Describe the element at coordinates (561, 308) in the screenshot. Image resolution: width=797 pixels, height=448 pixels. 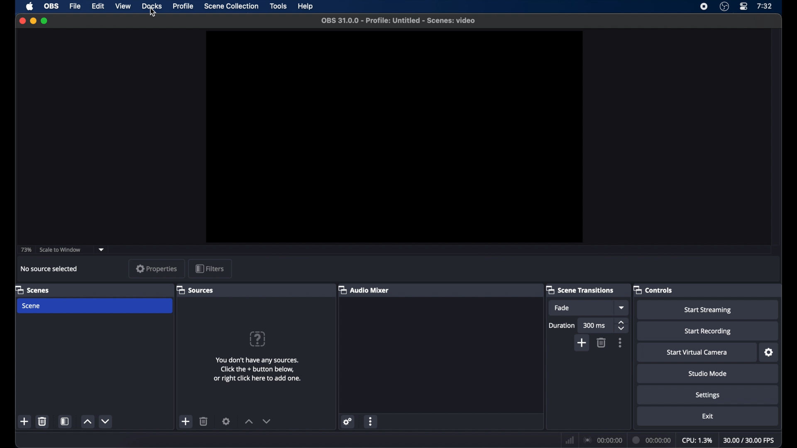
I see `fade` at that location.